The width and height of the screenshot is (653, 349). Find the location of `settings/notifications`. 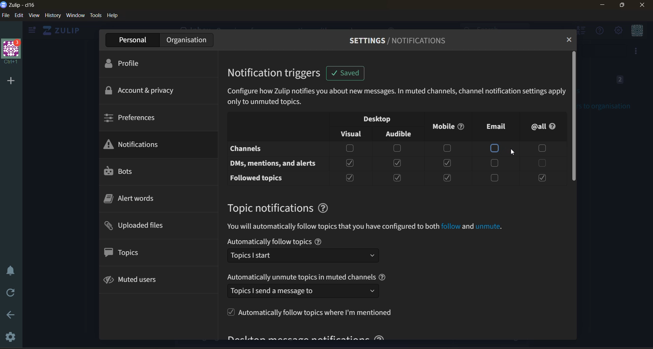

settings/notifications is located at coordinates (392, 41).